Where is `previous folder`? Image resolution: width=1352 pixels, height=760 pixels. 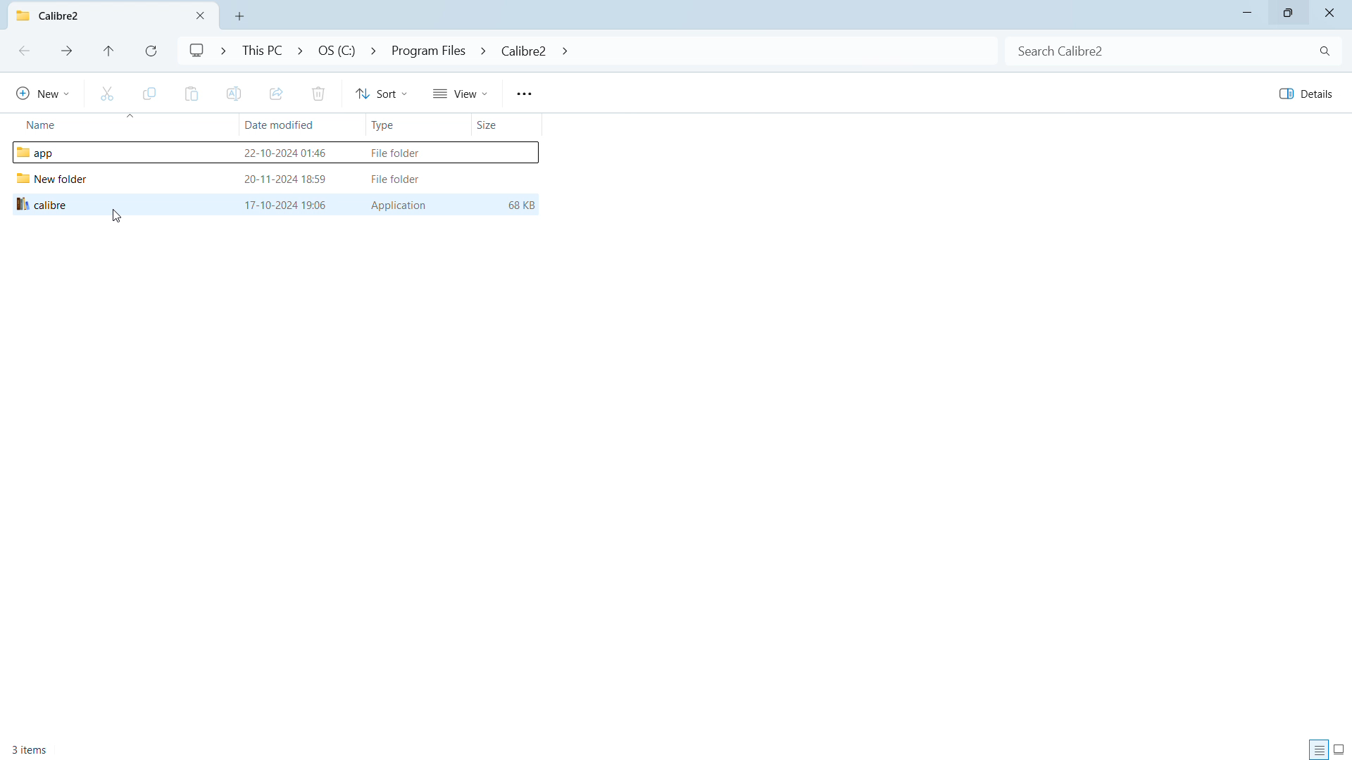 previous folder is located at coordinates (23, 51).